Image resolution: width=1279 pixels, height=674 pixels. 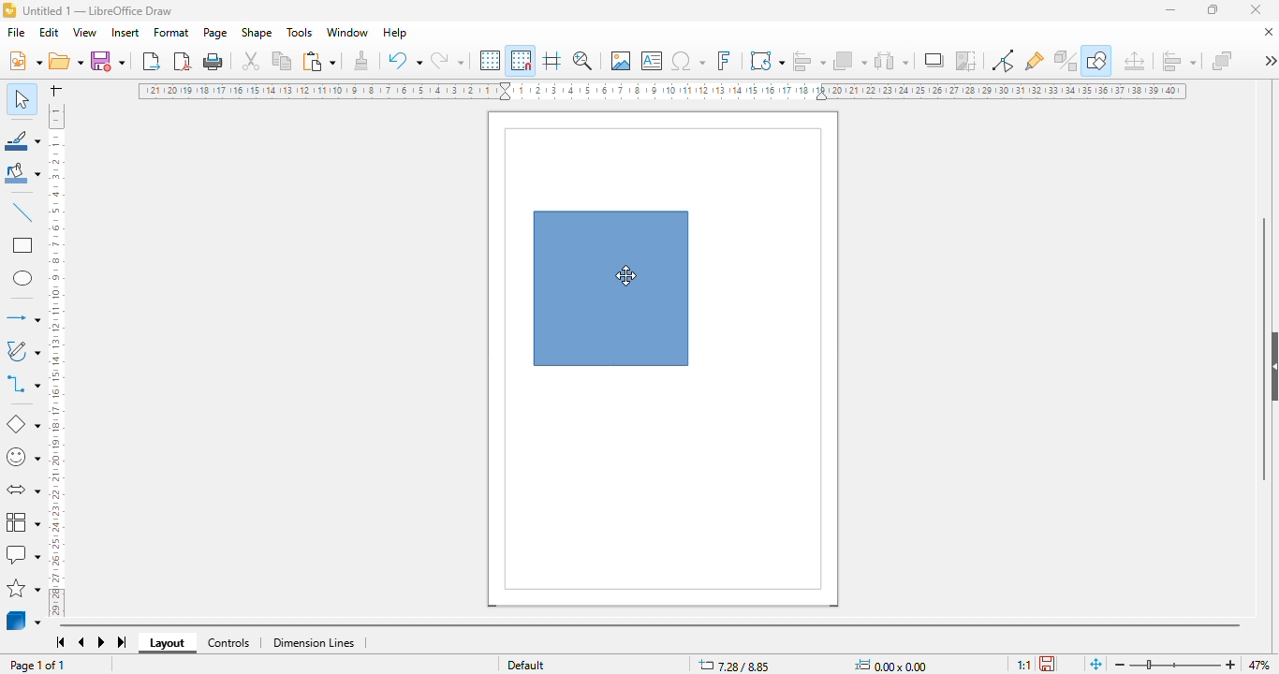 I want to click on scroll to previous sheet, so click(x=81, y=643).